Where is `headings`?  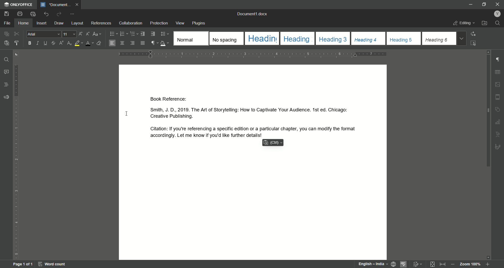 headings is located at coordinates (333, 38).